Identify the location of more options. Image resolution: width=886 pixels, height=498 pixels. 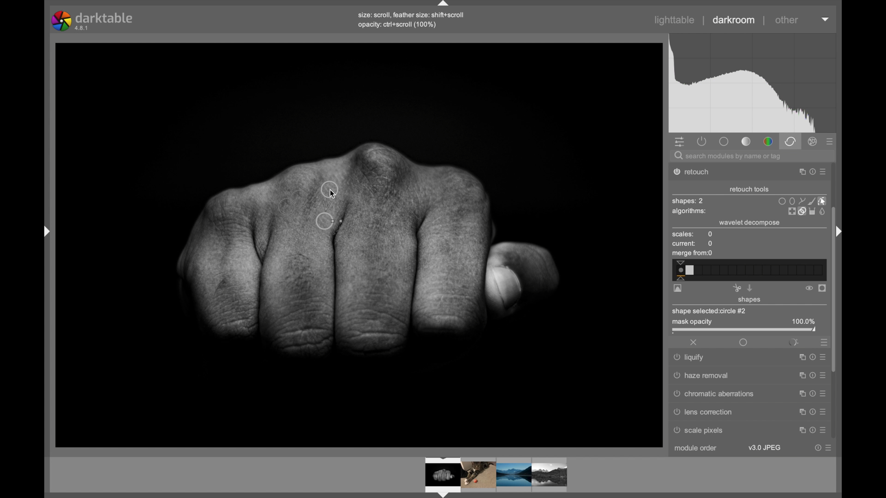
(822, 411).